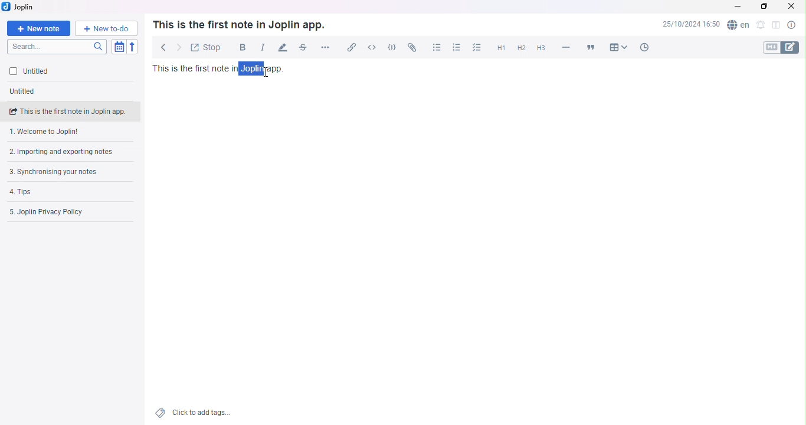 The width and height of the screenshot is (806, 425). I want to click on Tips, so click(55, 192).